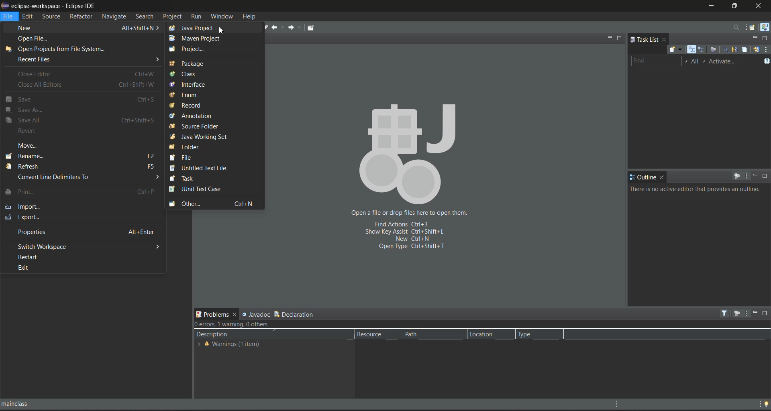 The width and height of the screenshot is (771, 411). Describe the element at coordinates (363, 335) in the screenshot. I see `Resource` at that location.